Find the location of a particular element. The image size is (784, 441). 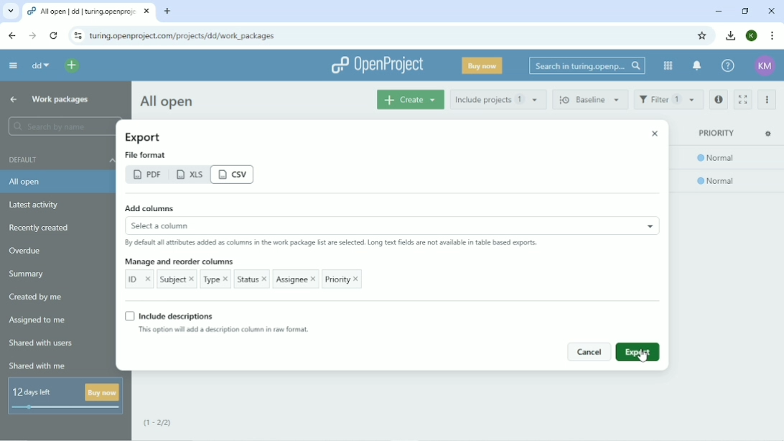

By default all attributes added as columns in the work package list are selected. Long text fields are not available in the table based reports. is located at coordinates (330, 243).